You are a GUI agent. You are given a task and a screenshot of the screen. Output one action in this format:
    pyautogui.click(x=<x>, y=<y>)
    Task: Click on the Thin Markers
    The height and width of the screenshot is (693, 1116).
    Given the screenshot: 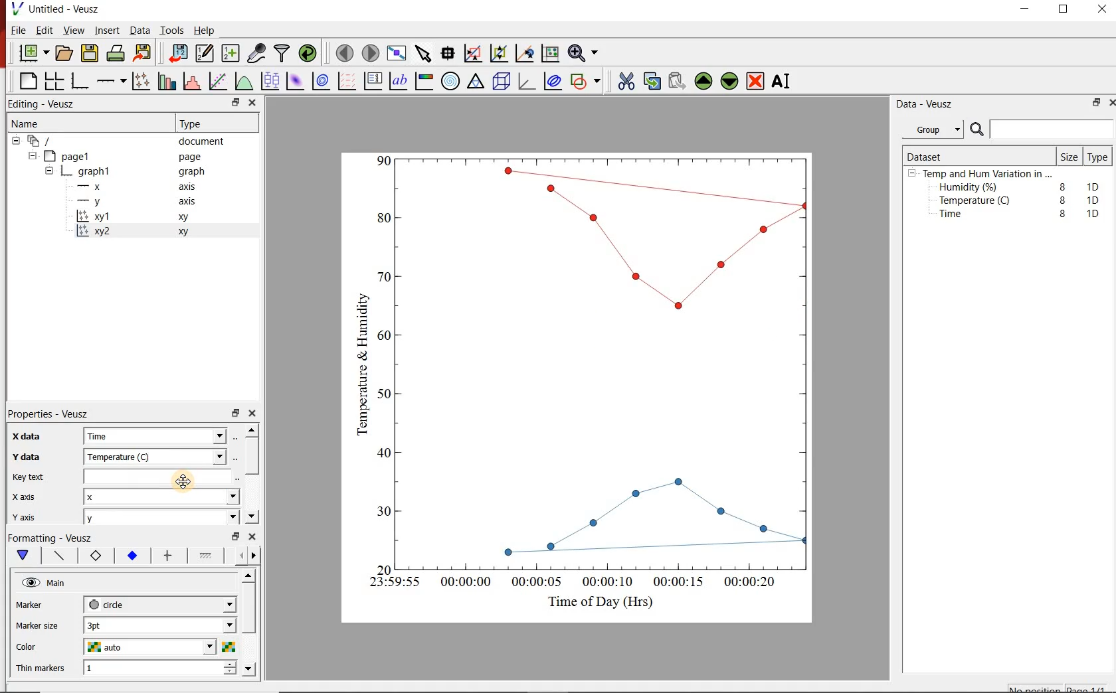 What is the action you would take?
    pyautogui.click(x=43, y=669)
    